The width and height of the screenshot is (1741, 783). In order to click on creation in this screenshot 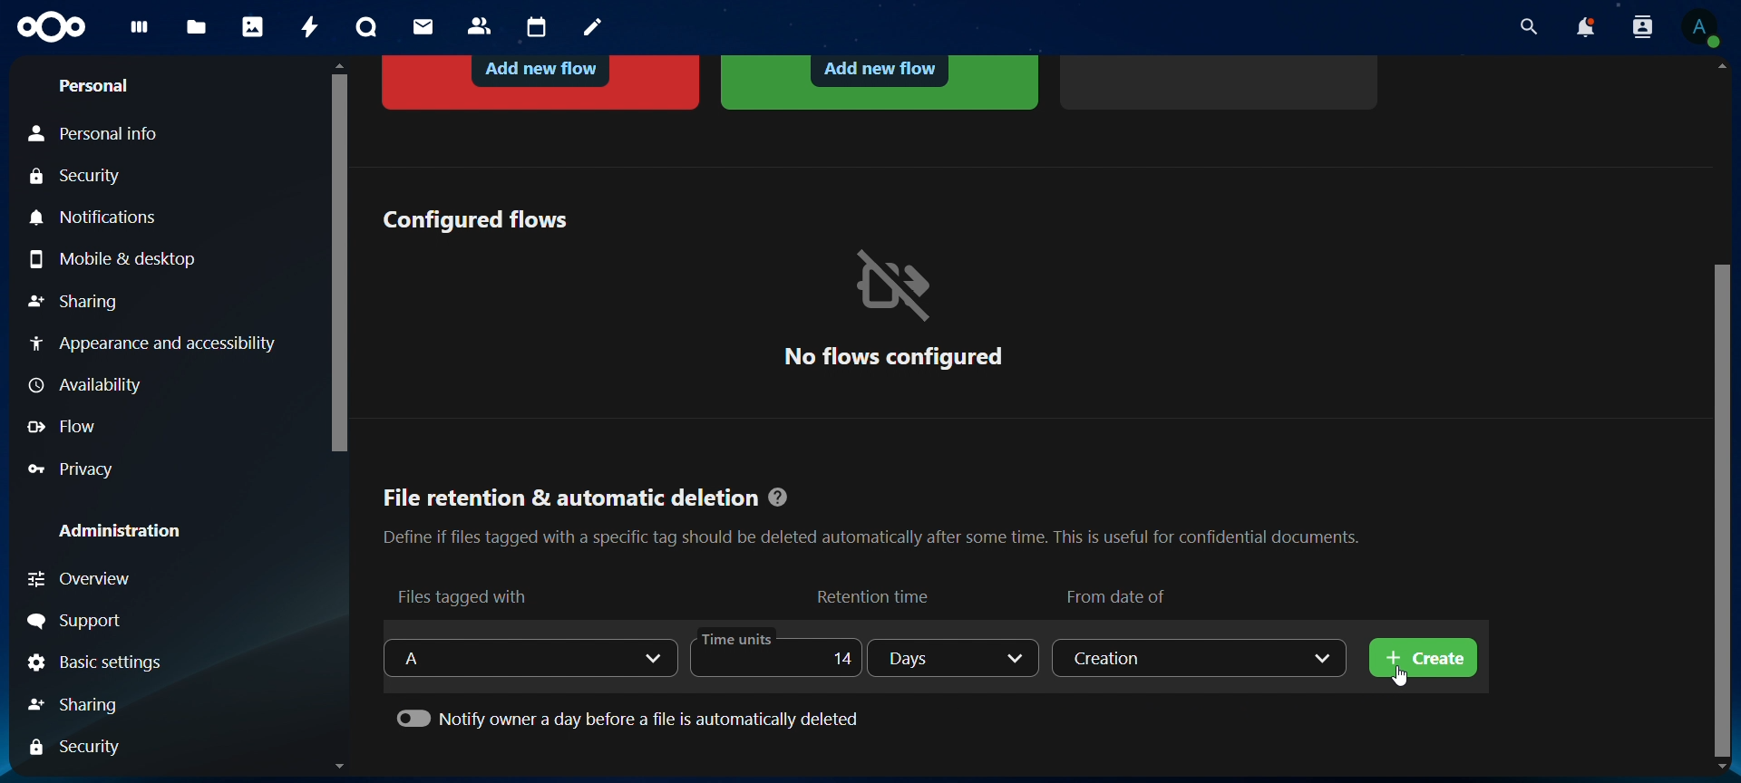, I will do `click(1201, 657)`.